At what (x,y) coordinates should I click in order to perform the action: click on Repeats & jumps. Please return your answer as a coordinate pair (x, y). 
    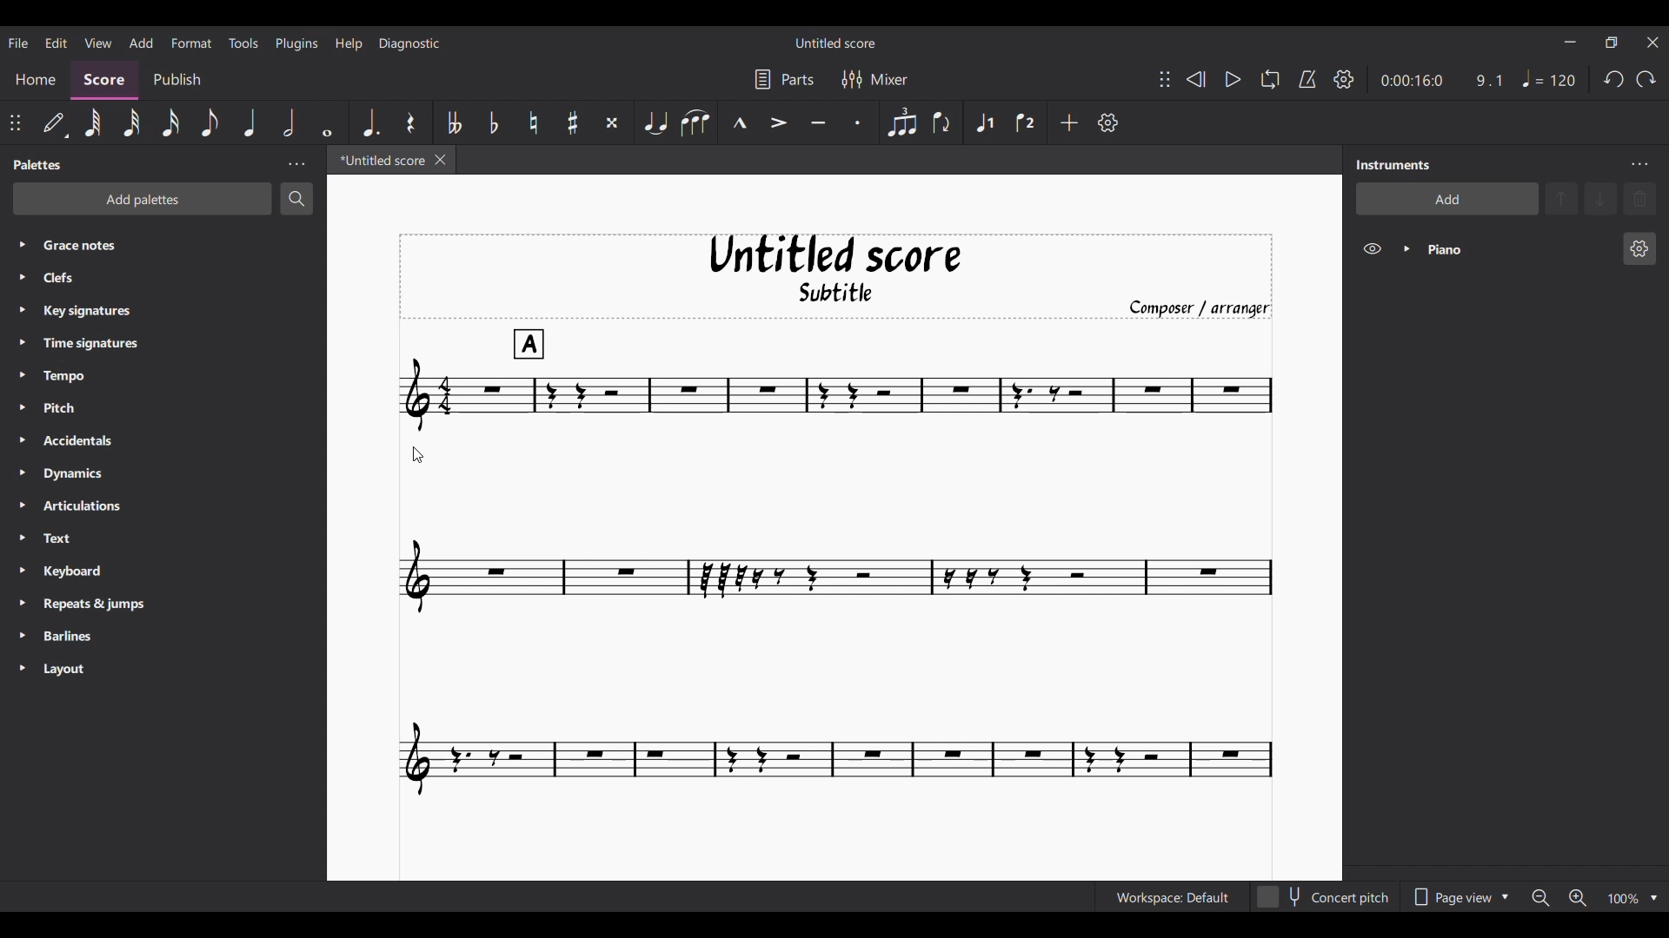
    Looking at the image, I should click on (103, 604).